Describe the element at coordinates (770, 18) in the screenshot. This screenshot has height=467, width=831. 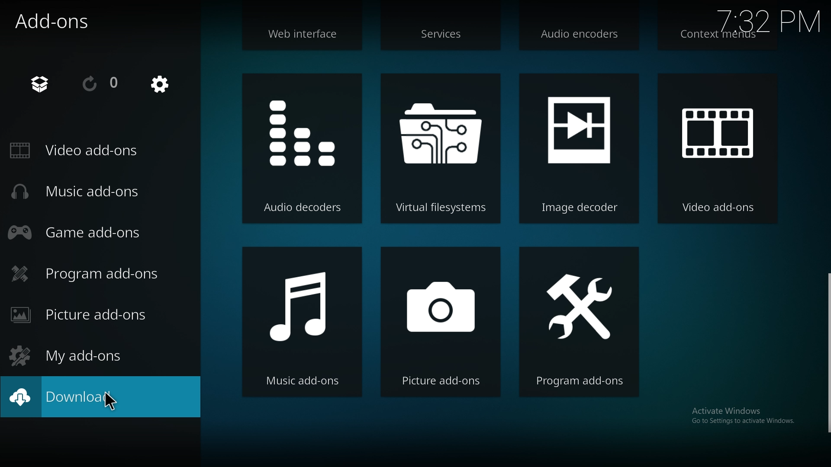
I see `Date` at that location.